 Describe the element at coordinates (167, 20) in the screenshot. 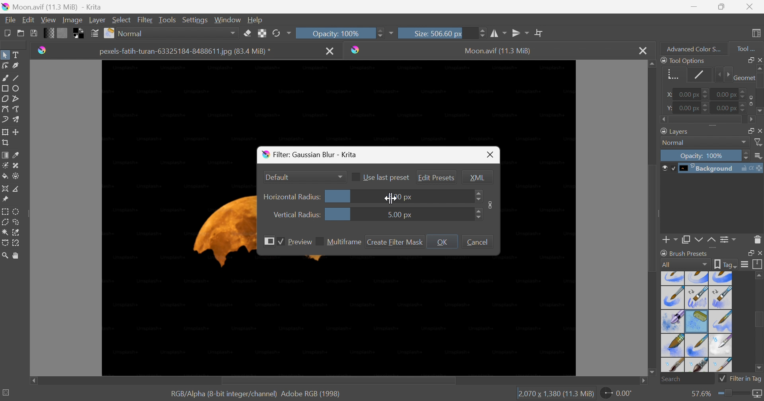

I see `Tools` at that location.